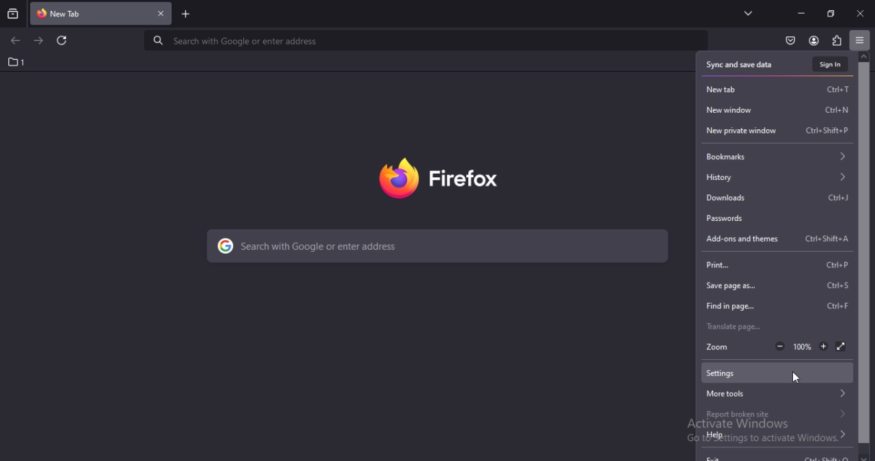 The image size is (875, 461). I want to click on go back one page, so click(18, 41).